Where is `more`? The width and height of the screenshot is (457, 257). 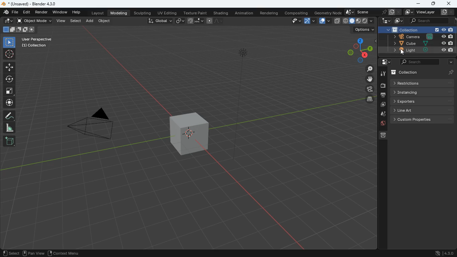
more is located at coordinates (449, 62).